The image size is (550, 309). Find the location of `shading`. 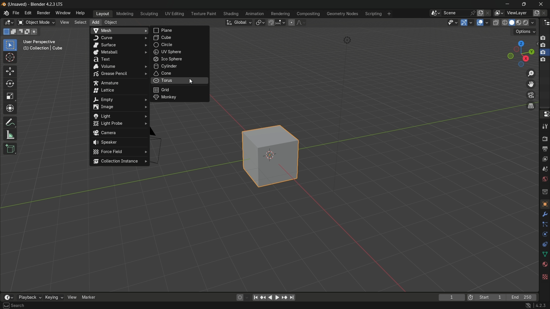

shading is located at coordinates (231, 14).